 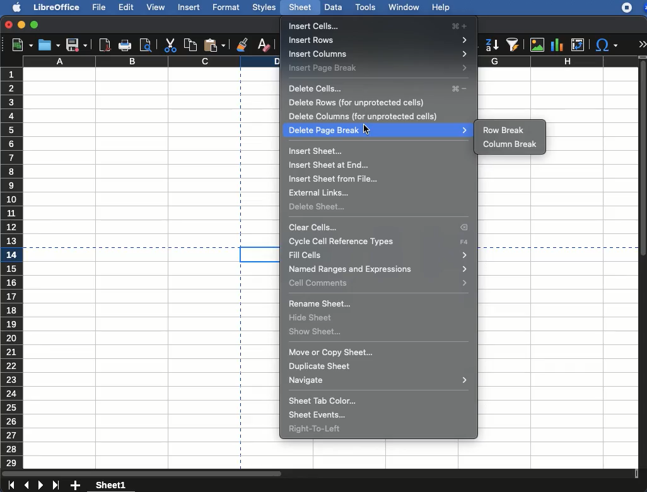 I want to click on named ranges and expressions, so click(x=378, y=269).